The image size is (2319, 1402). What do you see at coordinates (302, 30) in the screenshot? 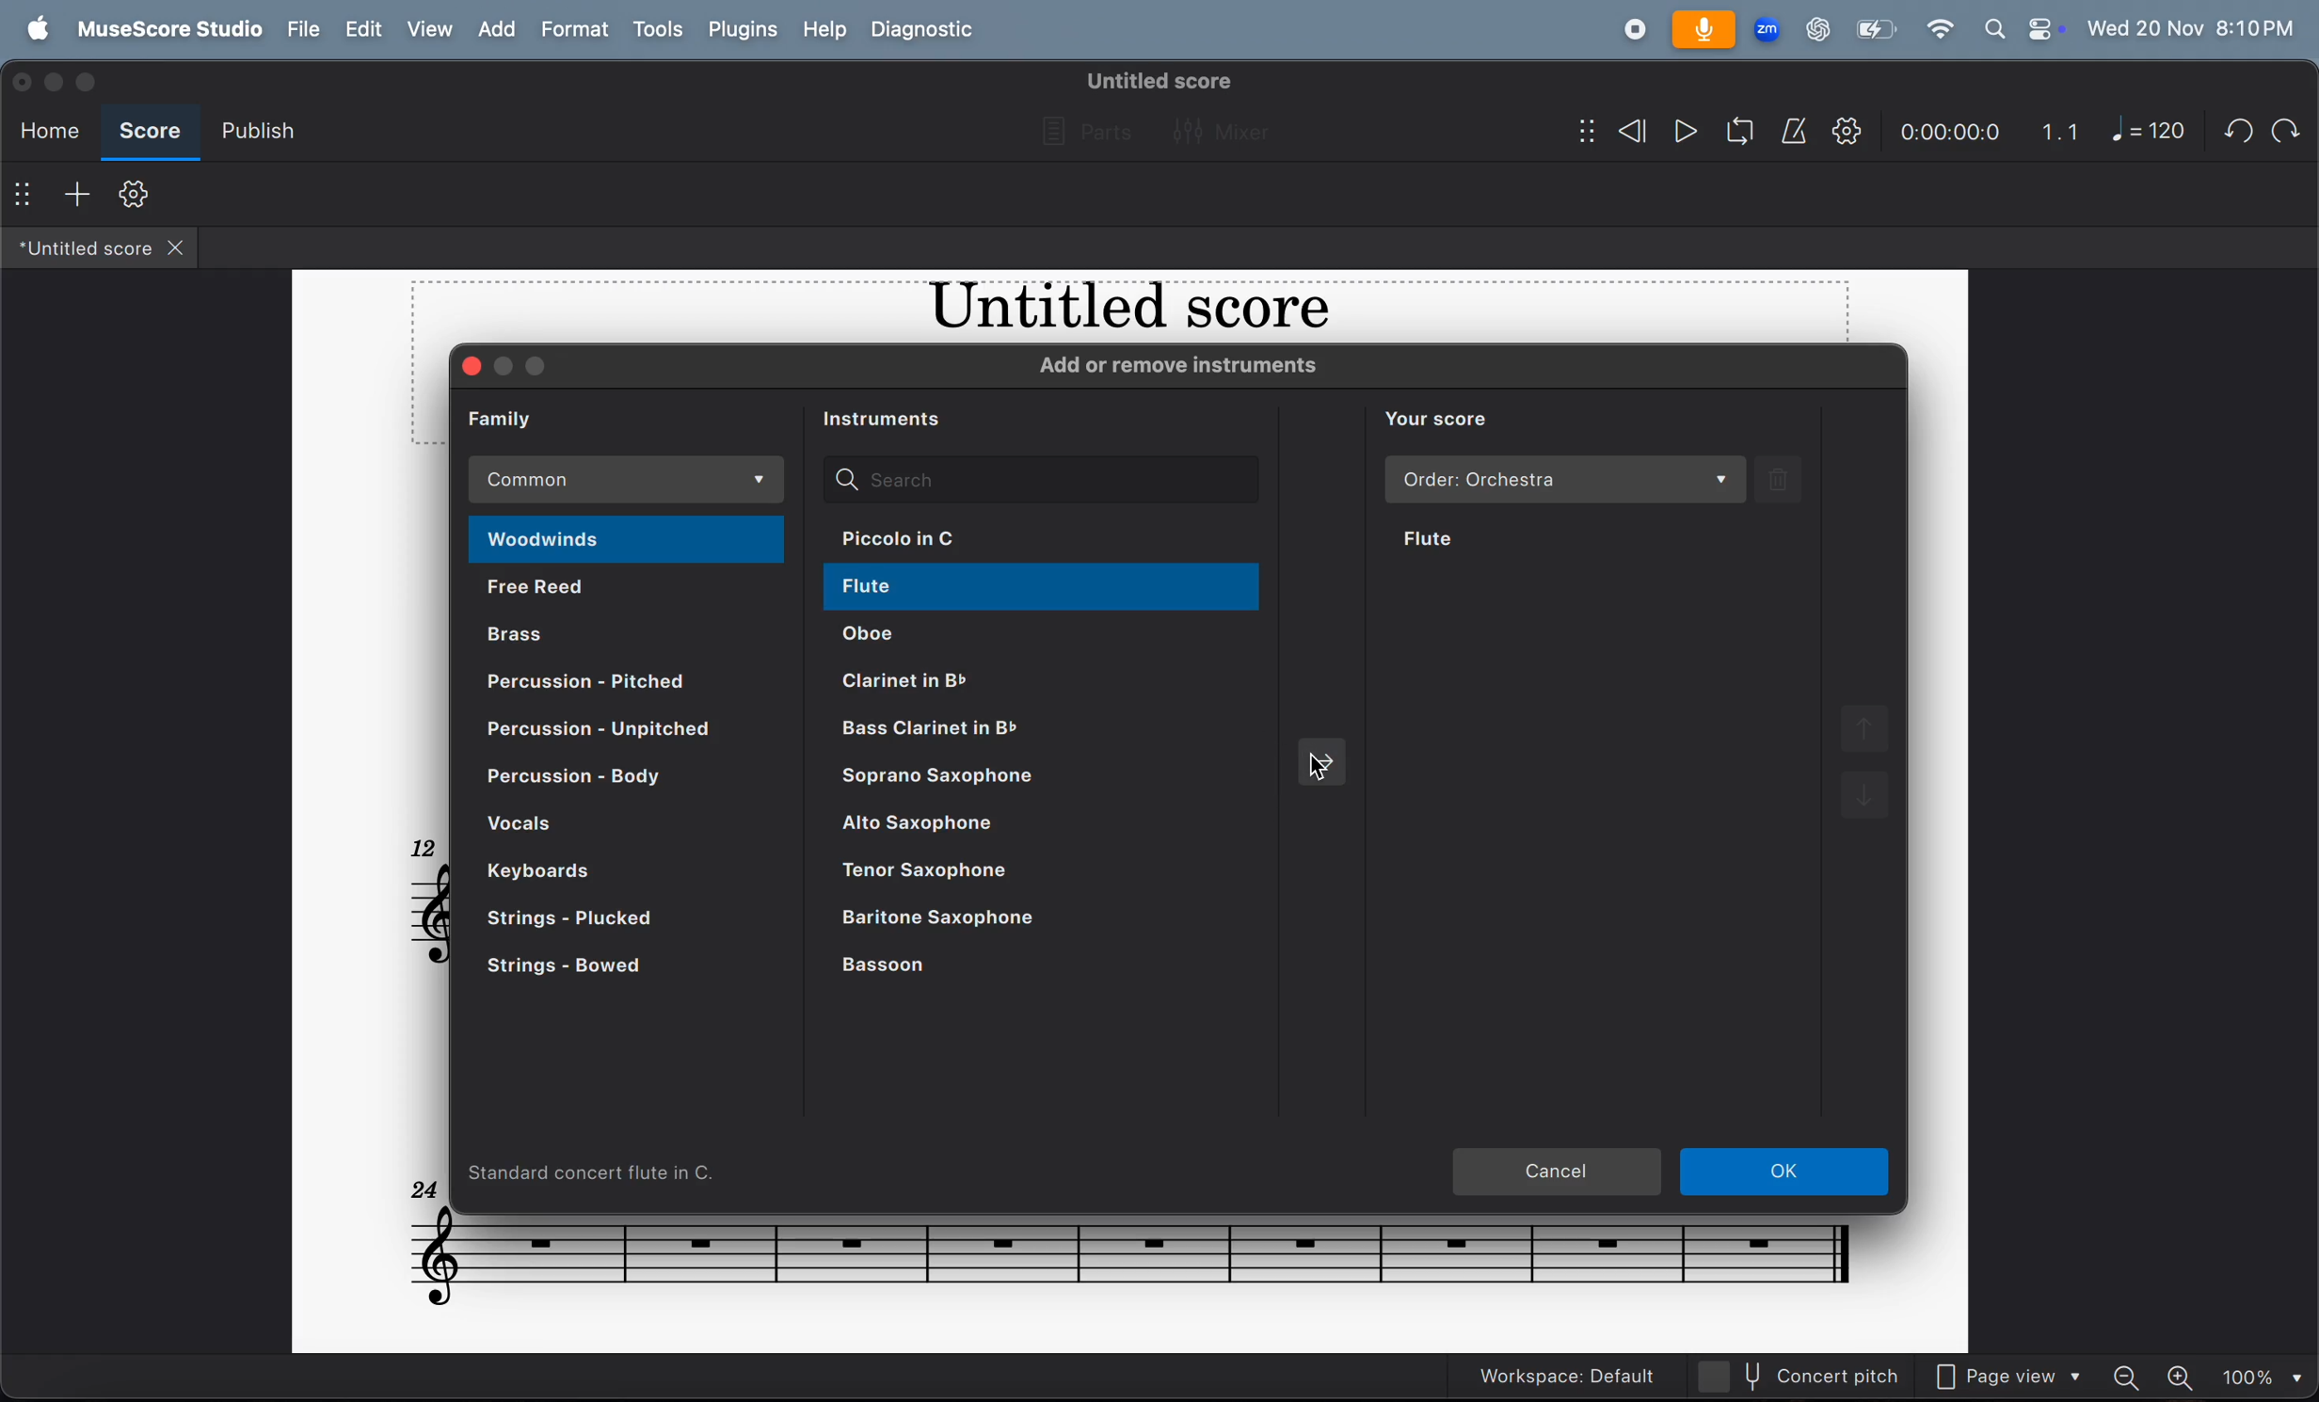
I see `file` at bounding box center [302, 30].